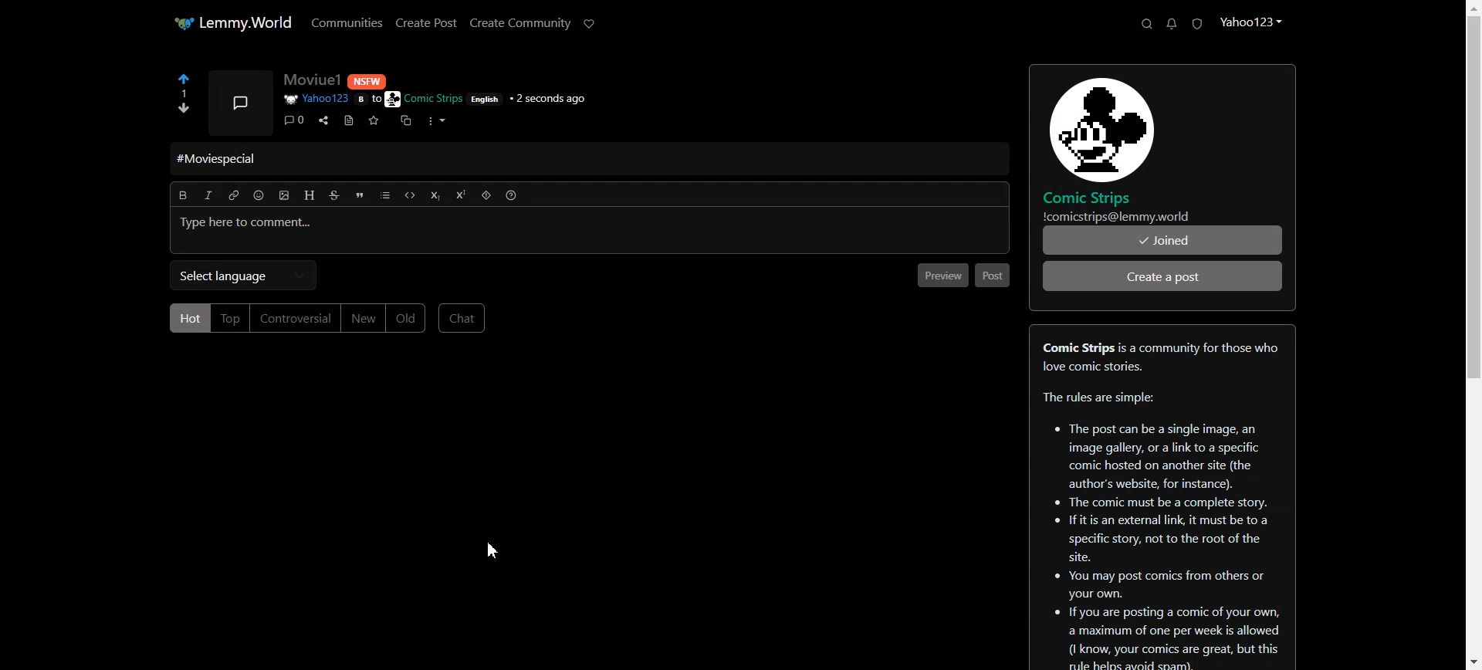 This screenshot has width=1482, height=670. I want to click on Cursor, so click(492, 551).